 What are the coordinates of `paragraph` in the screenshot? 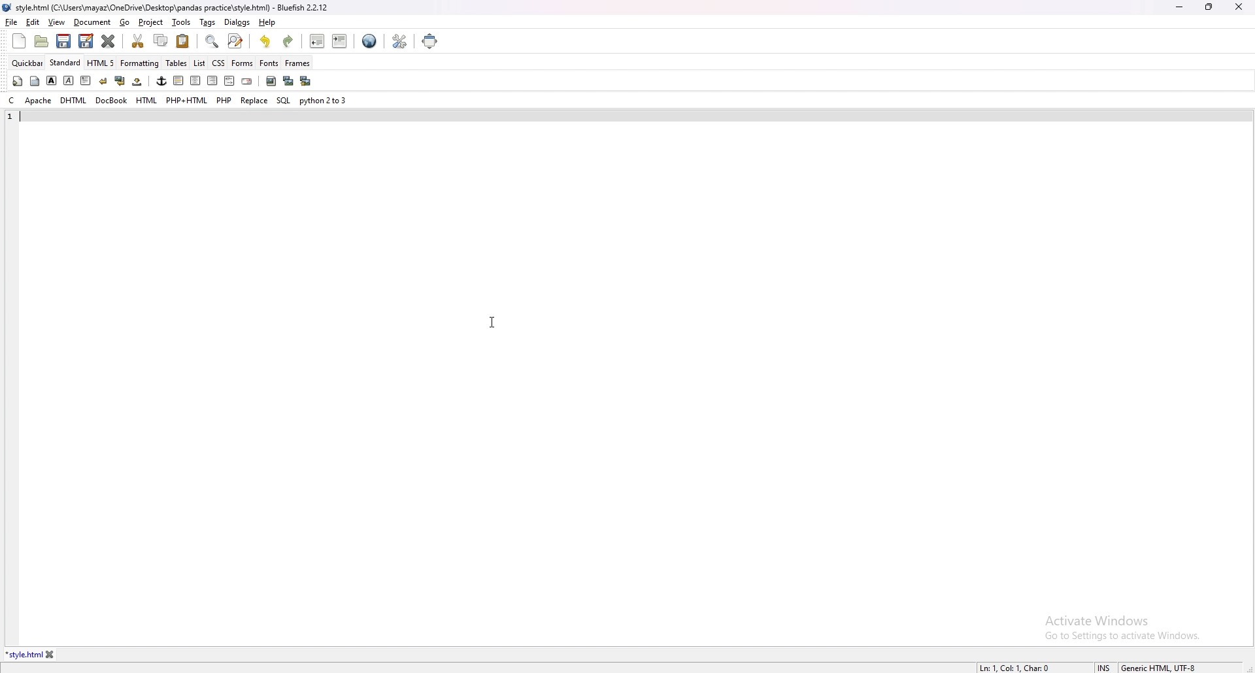 It's located at (84, 80).